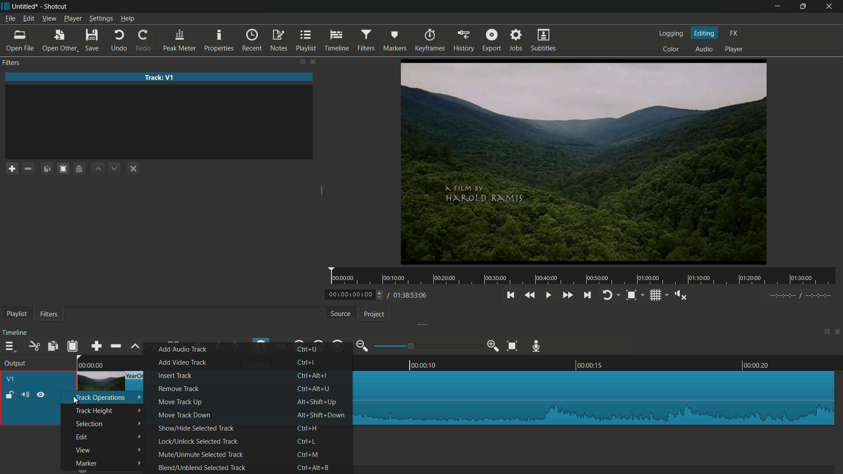 Image resolution: width=843 pixels, height=474 pixels. Describe the element at coordinates (115, 168) in the screenshot. I see `move filter down` at that location.